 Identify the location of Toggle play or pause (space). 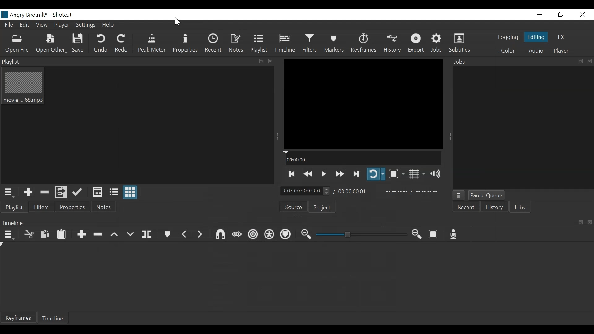
(323, 173).